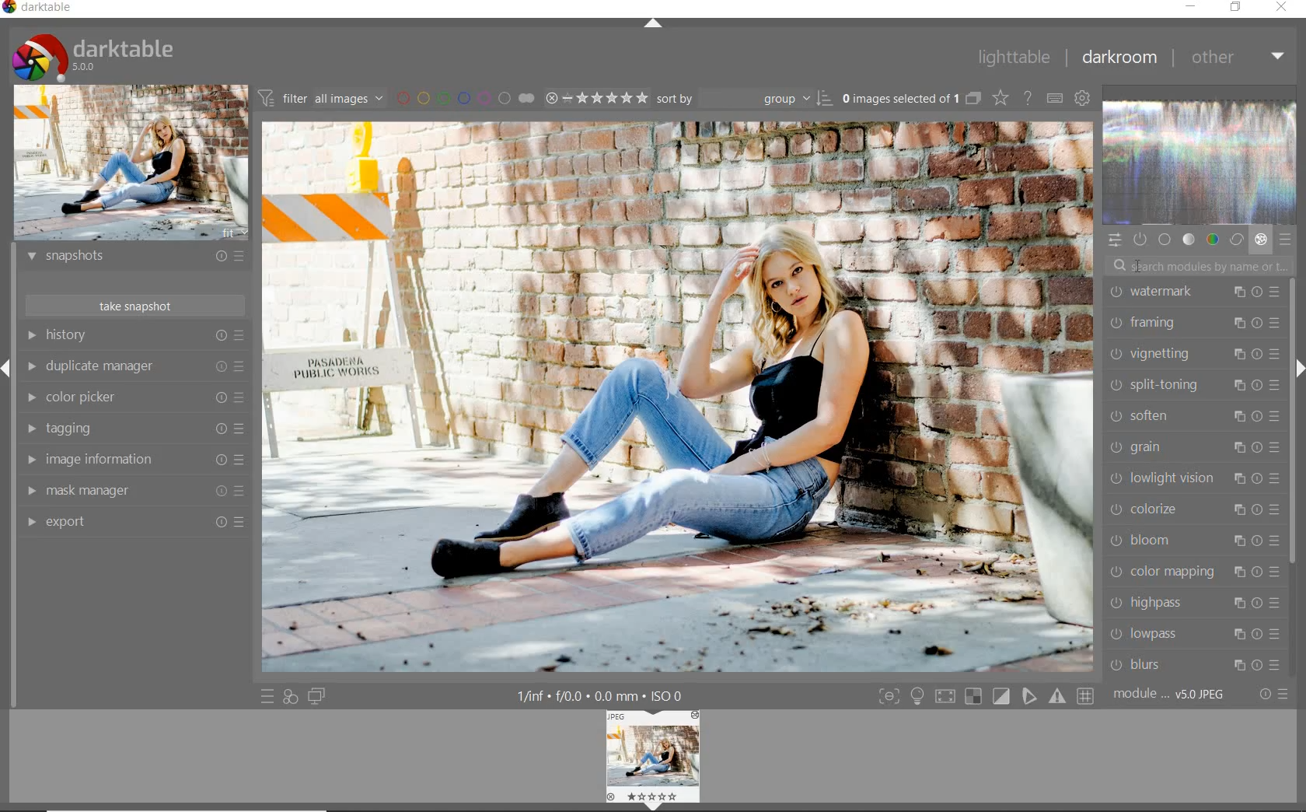 The image size is (1306, 812). I want to click on lowlight vision, so click(1191, 478).